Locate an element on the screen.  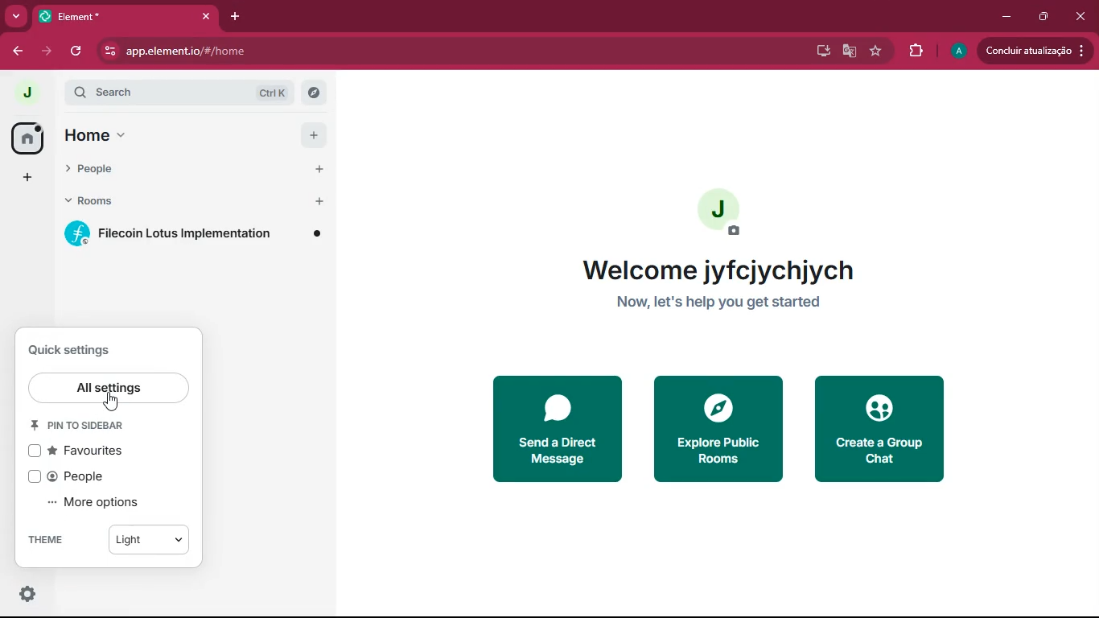
create a group chat is located at coordinates (881, 429).